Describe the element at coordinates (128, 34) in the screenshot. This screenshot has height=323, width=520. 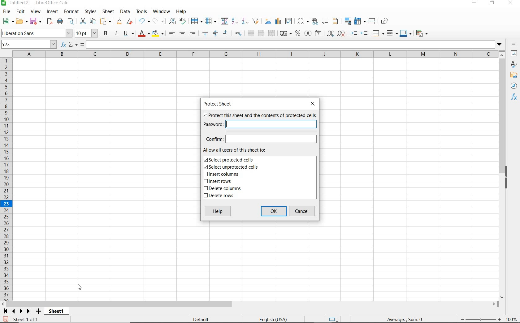
I see `UNDERLINE` at that location.